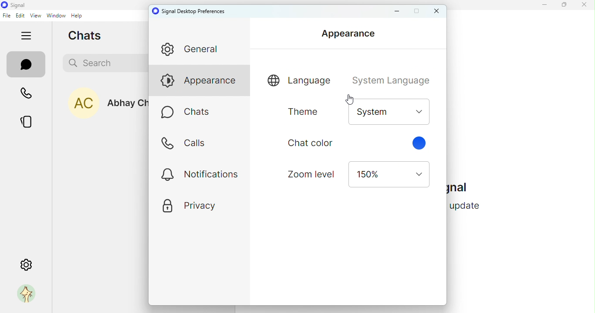 This screenshot has height=313, width=595. Describe the element at coordinates (301, 114) in the screenshot. I see `Theme` at that location.